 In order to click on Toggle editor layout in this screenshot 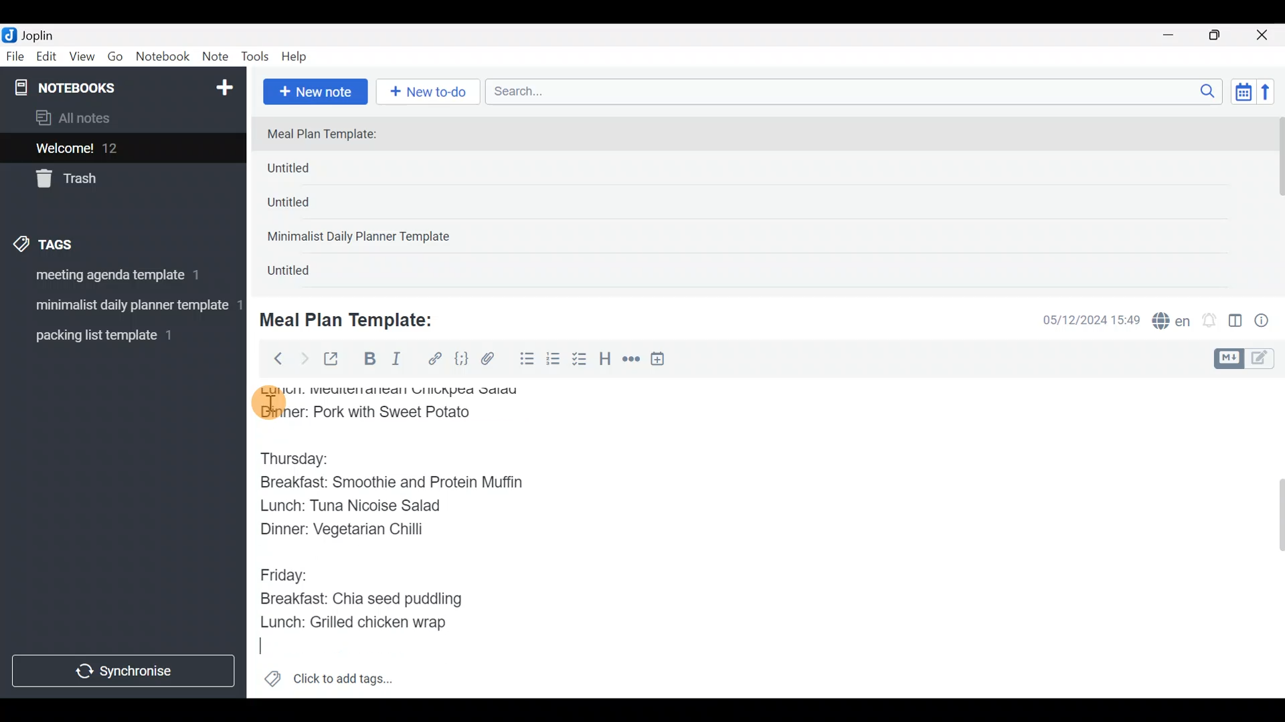, I will do `click(1236, 322)`.